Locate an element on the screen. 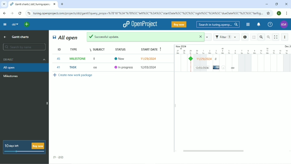 The height and width of the screenshot is (164, 291). Milestone start date is located at coordinates (204, 59).